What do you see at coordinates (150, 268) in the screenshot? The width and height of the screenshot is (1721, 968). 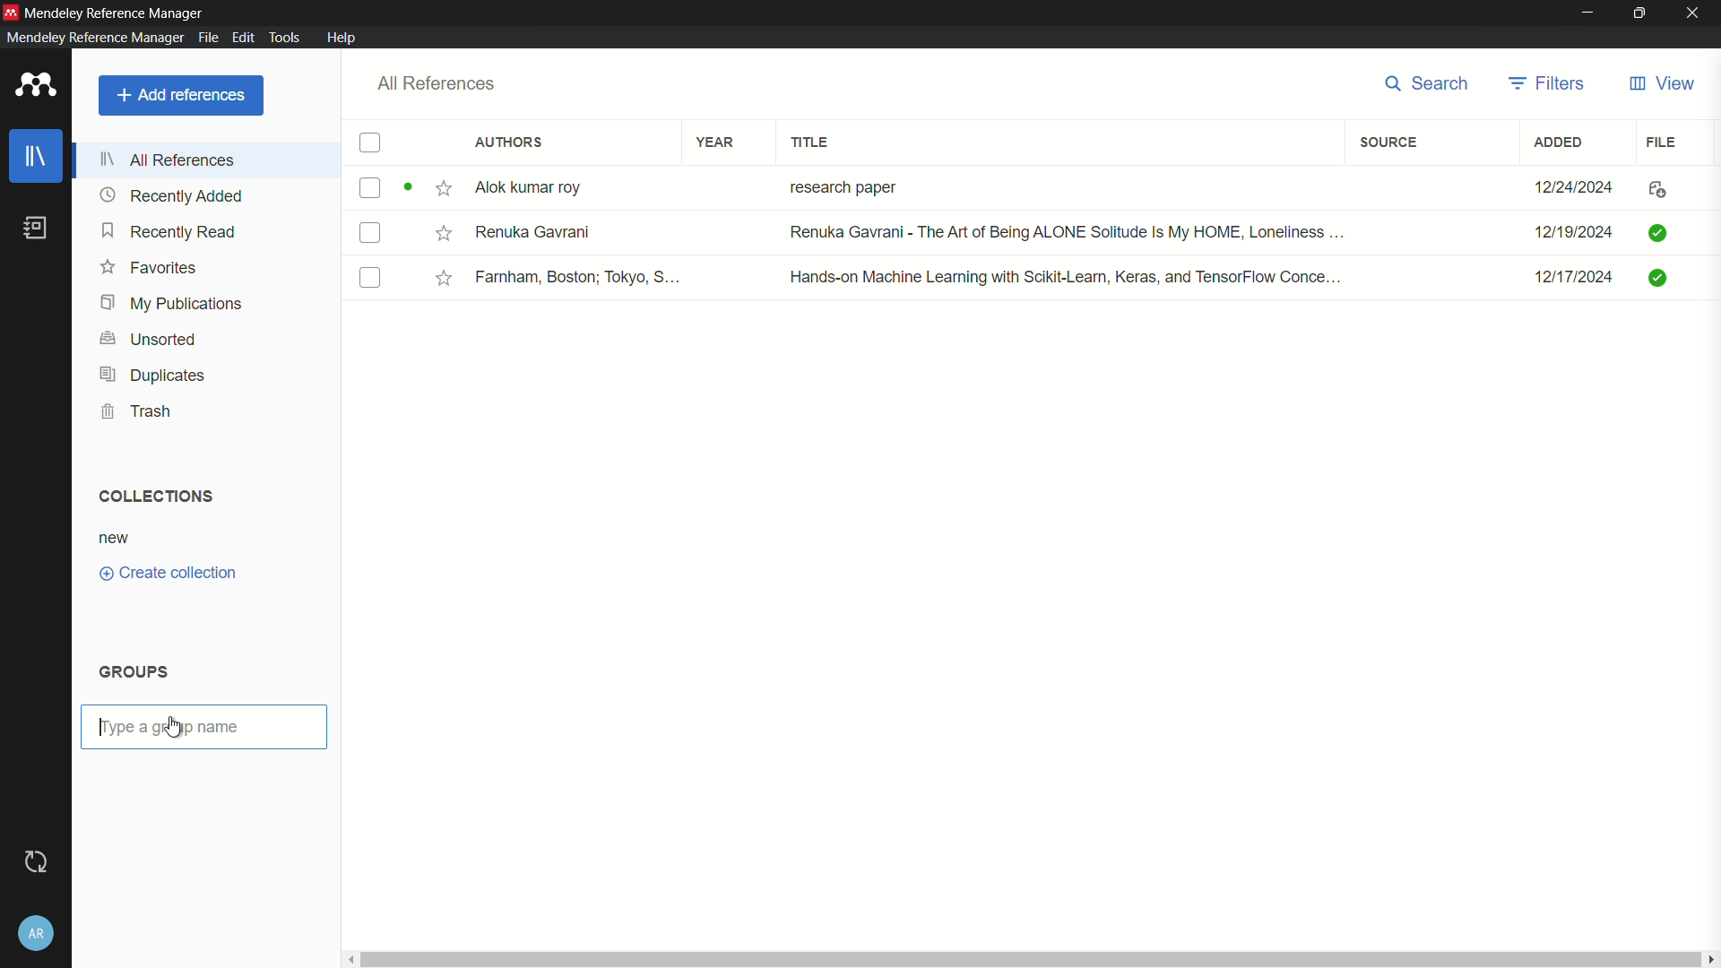 I see `favorites` at bounding box center [150, 268].